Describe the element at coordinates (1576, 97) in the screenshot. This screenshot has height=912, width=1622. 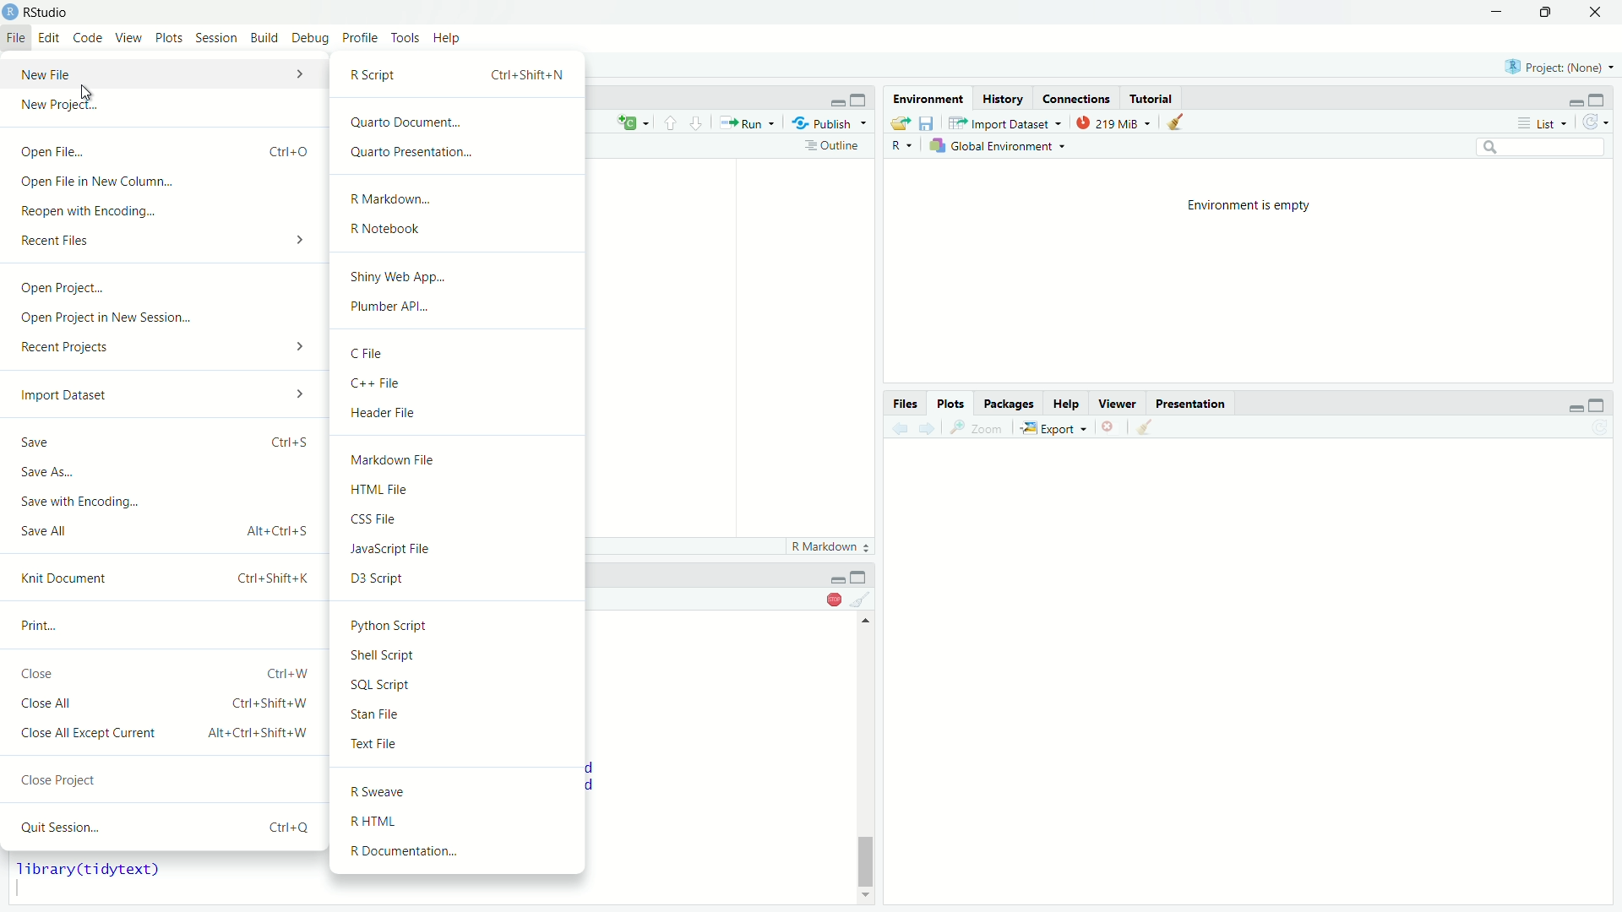
I see `Minimize` at that location.